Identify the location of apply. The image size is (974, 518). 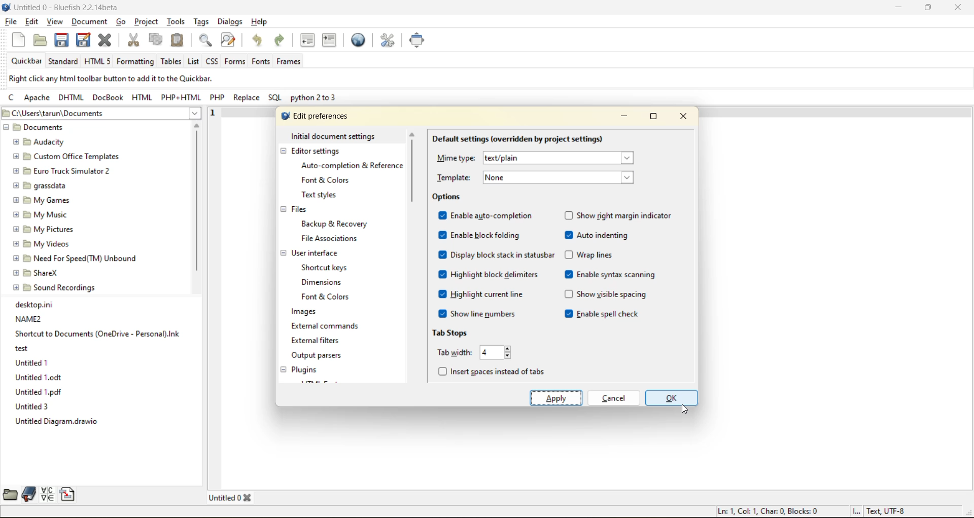
(558, 397).